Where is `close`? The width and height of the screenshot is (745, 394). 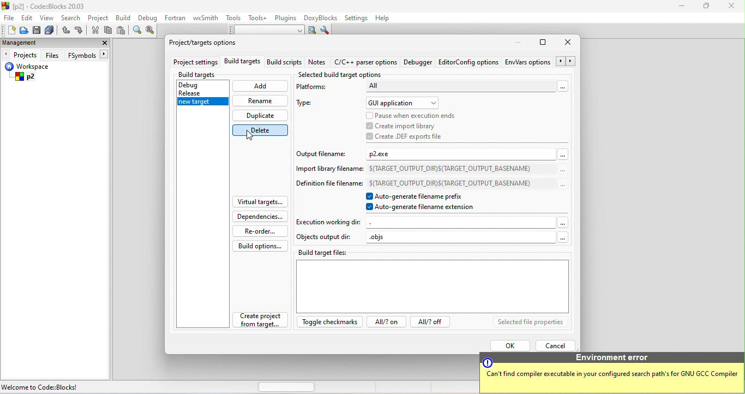 close is located at coordinates (569, 44).